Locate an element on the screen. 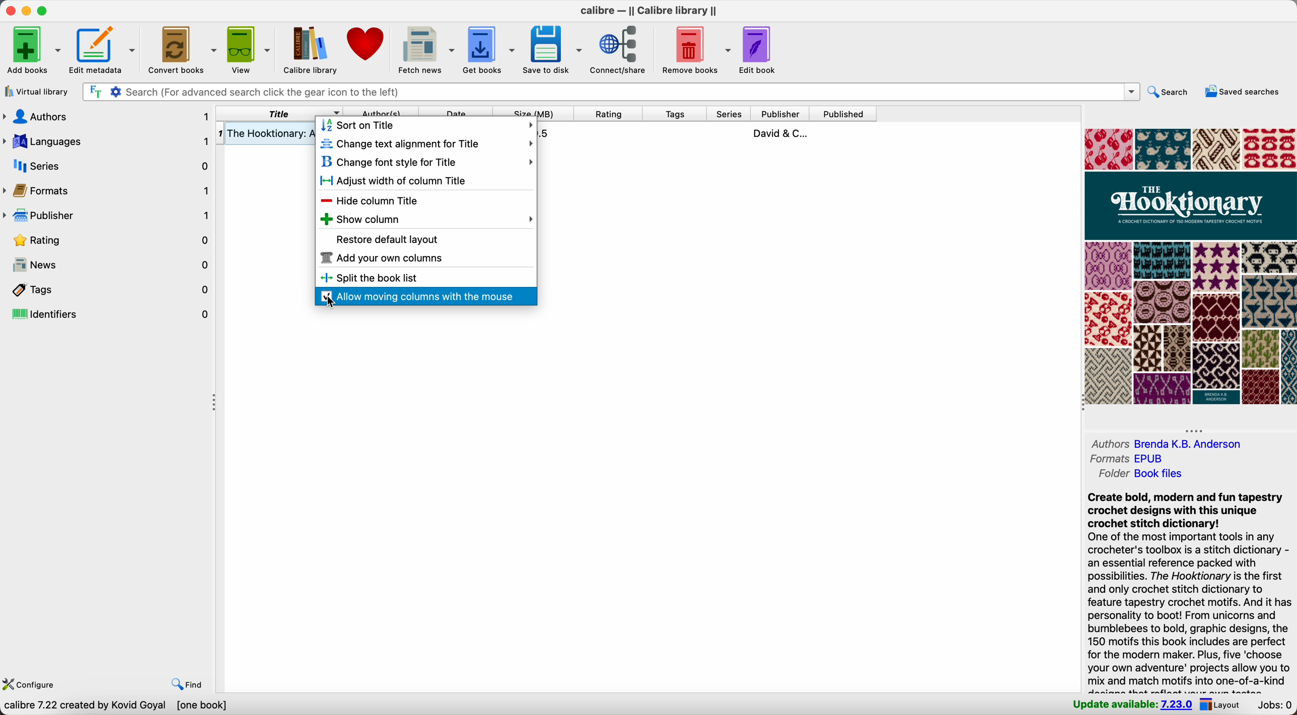 The height and width of the screenshot is (715, 1297). rating is located at coordinates (608, 113).